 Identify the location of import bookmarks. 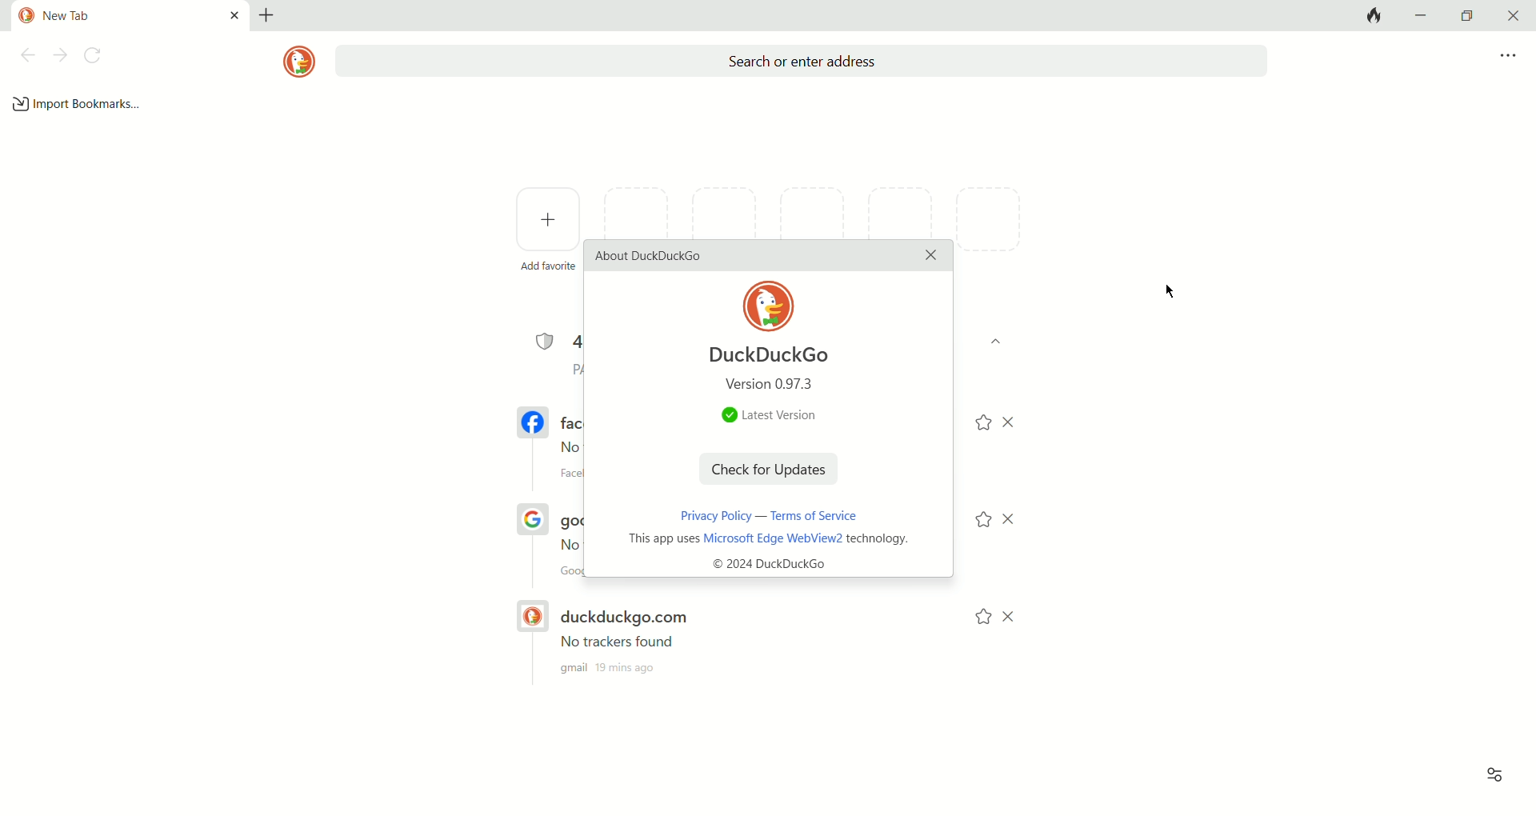
(78, 104).